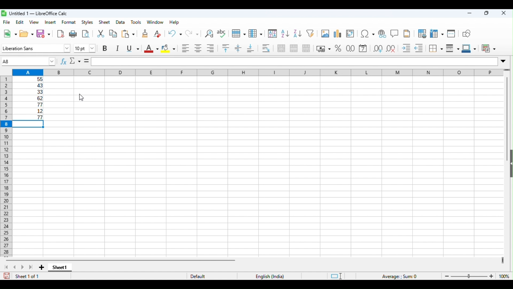  What do you see at coordinates (255, 34) in the screenshot?
I see `column` at bounding box center [255, 34].